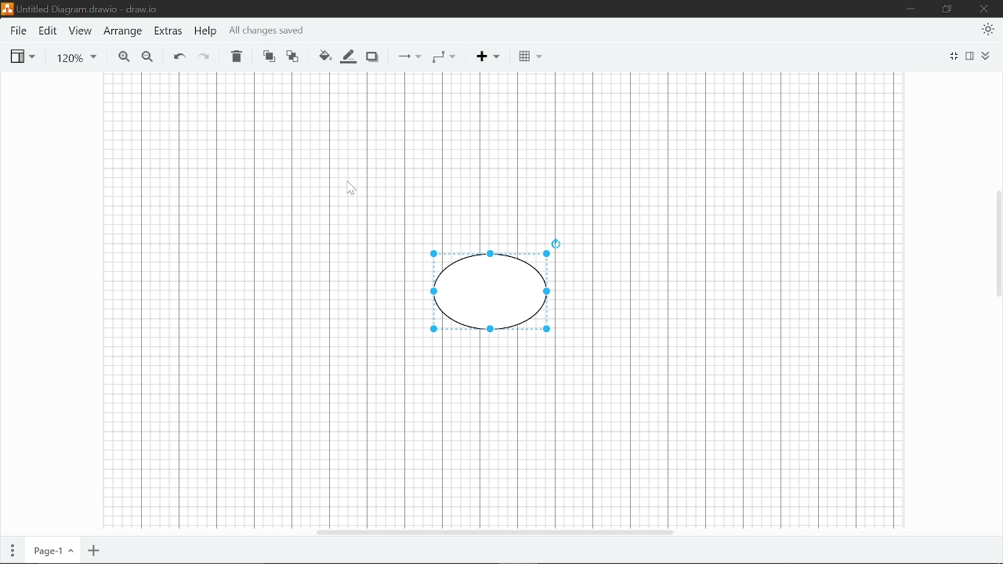 The image size is (1003, 564). What do you see at coordinates (70, 56) in the screenshot?
I see `Current zoom` at bounding box center [70, 56].